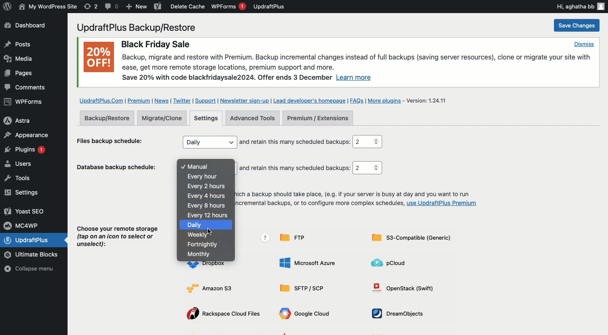 This screenshot has width=608, height=335. Describe the element at coordinates (25, 211) in the screenshot. I see `Yoast SEO` at that location.